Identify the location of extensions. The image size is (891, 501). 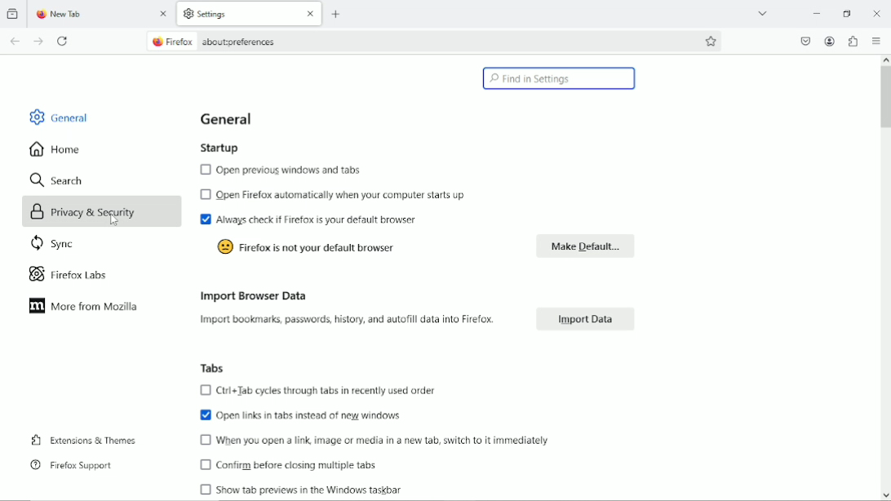
(853, 41).